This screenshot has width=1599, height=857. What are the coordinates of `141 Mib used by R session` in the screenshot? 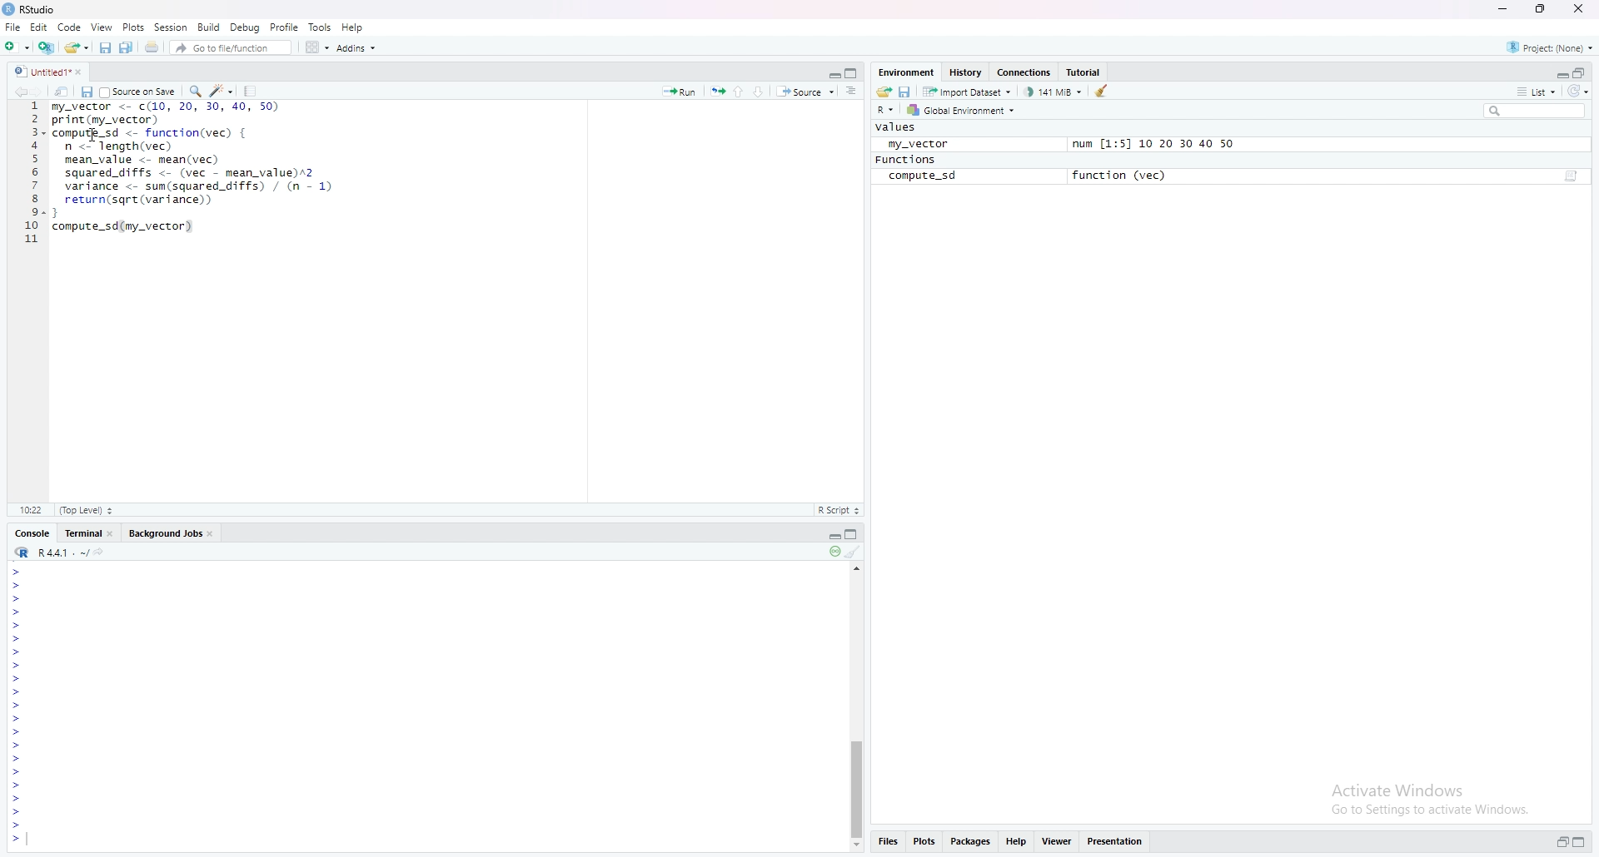 It's located at (1054, 91).